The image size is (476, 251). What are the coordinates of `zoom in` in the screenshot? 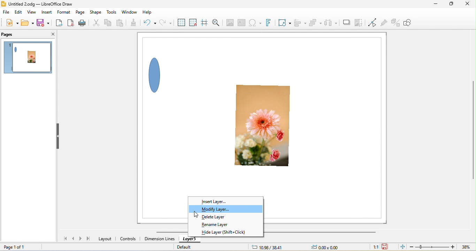 It's located at (453, 246).